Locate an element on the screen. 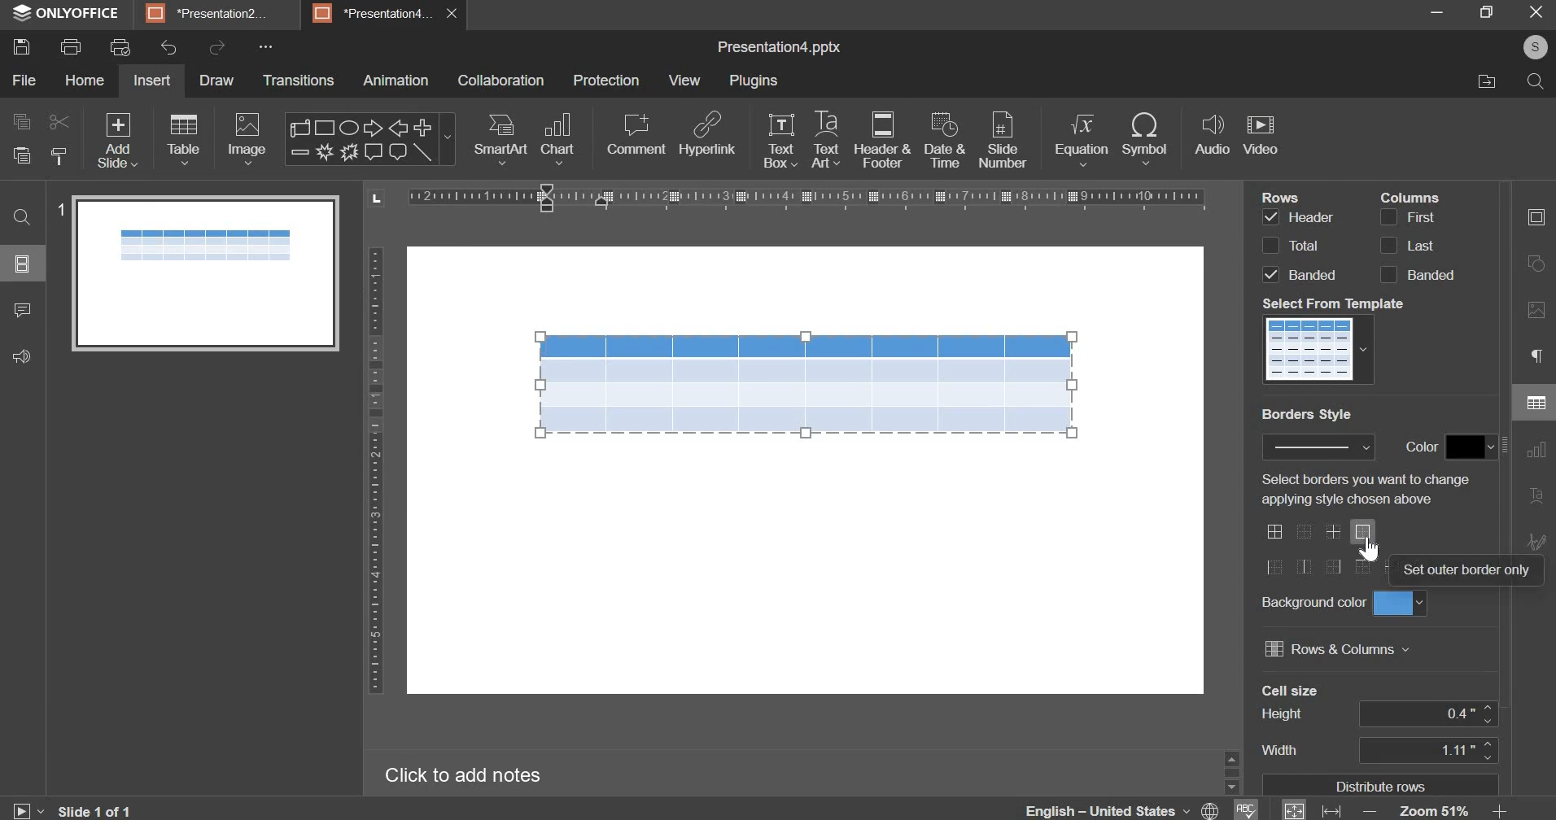 The image size is (1556, 820). save is located at coordinates (21, 47).